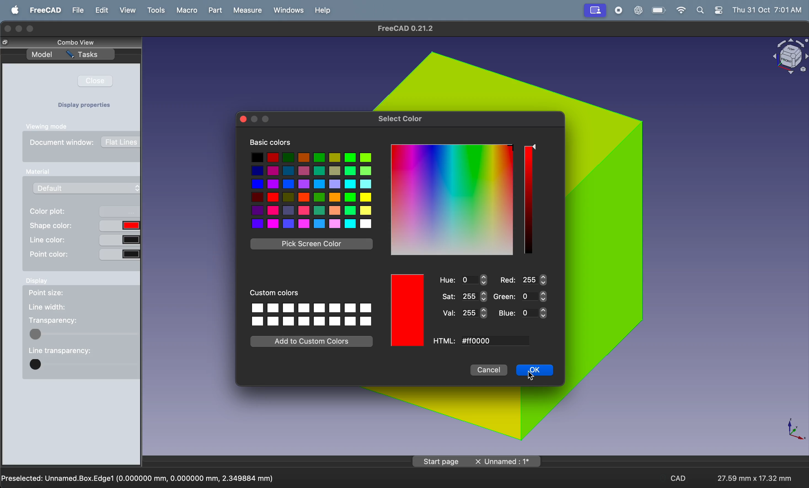 The height and width of the screenshot is (488, 809). Describe the element at coordinates (86, 145) in the screenshot. I see `document window` at that location.